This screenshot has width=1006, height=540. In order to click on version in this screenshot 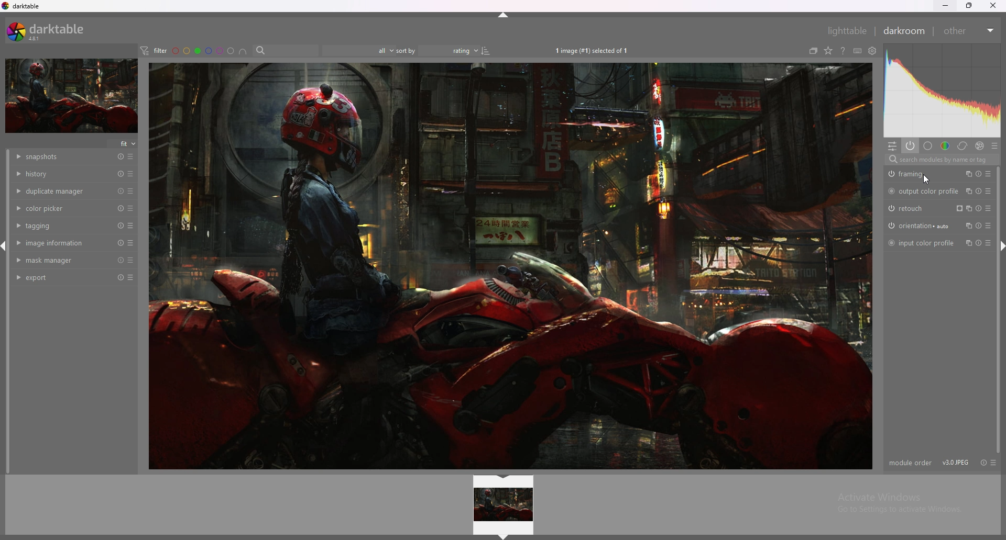, I will do `click(956, 462)`.